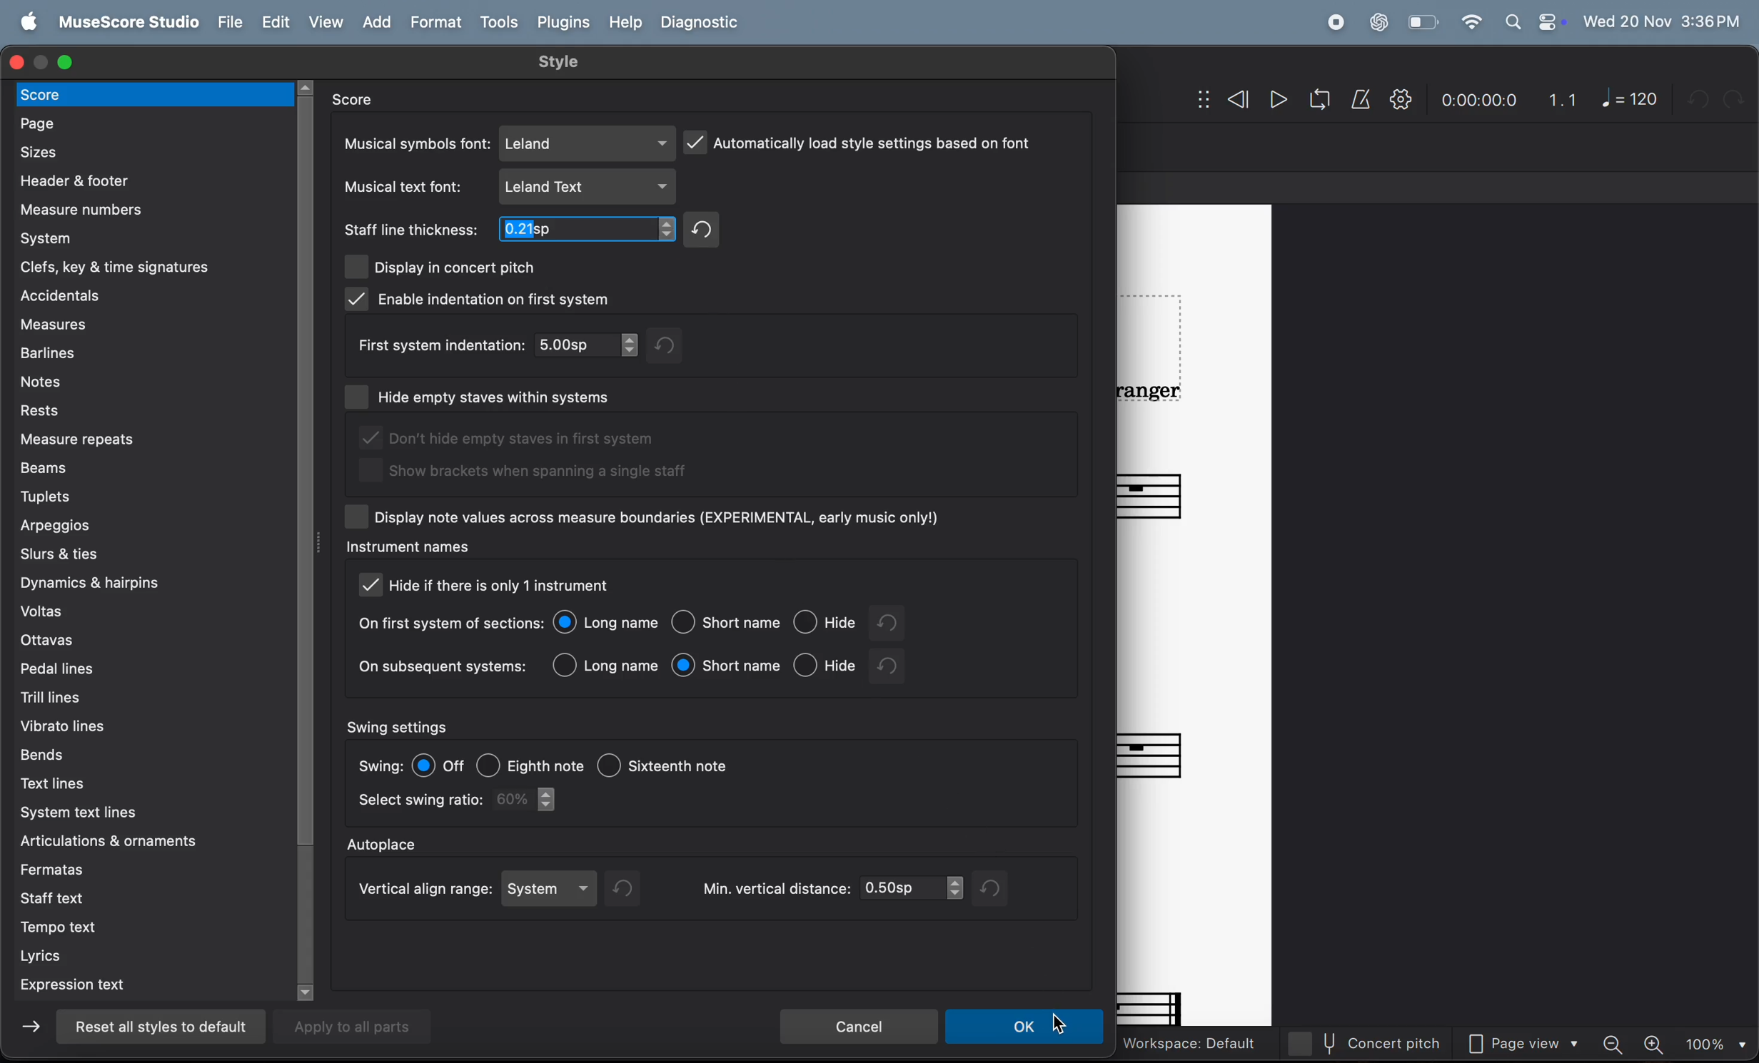 The height and width of the screenshot is (1063, 1759). Describe the element at coordinates (415, 143) in the screenshot. I see `musical symbol font` at that location.